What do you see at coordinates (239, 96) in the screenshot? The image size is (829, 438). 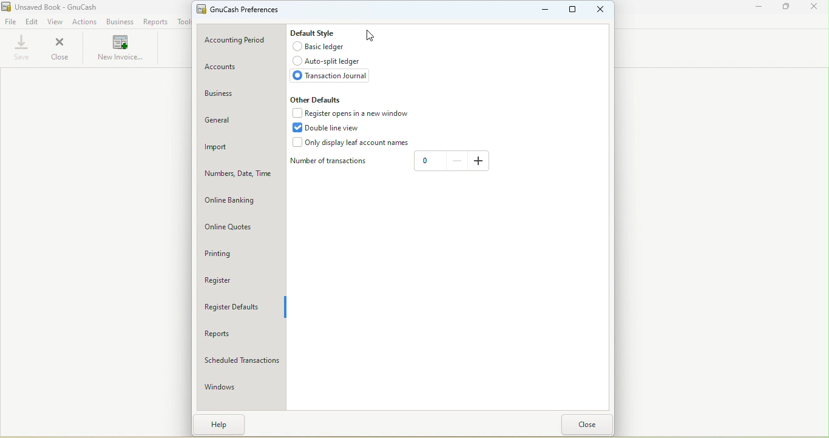 I see `Business` at bounding box center [239, 96].